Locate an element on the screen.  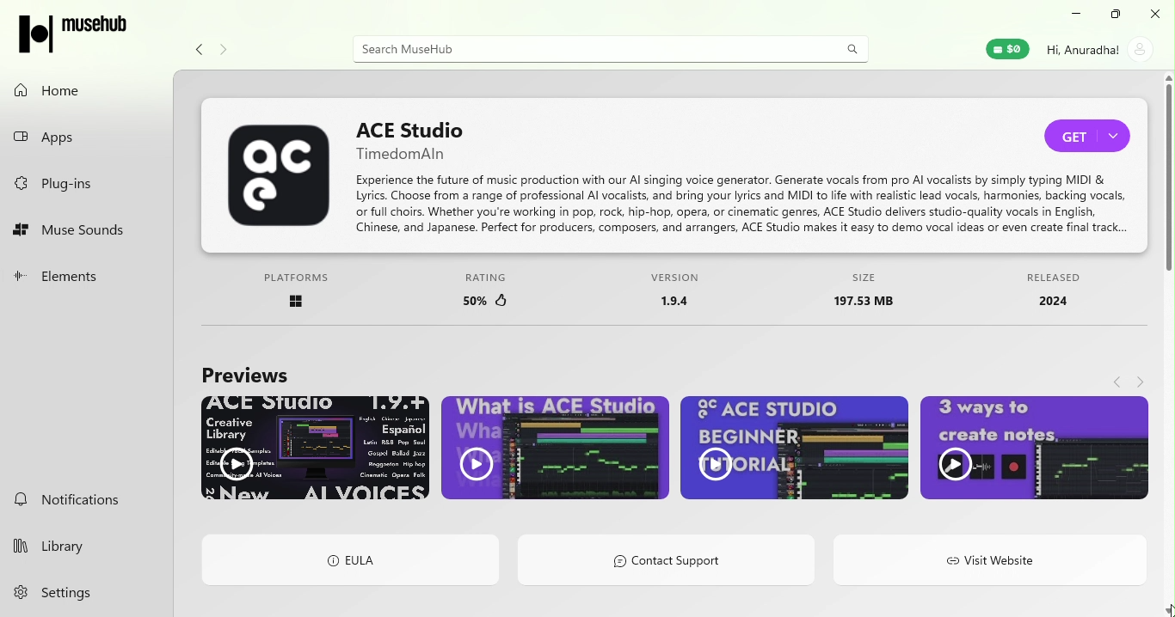
settings is located at coordinates (69, 594).